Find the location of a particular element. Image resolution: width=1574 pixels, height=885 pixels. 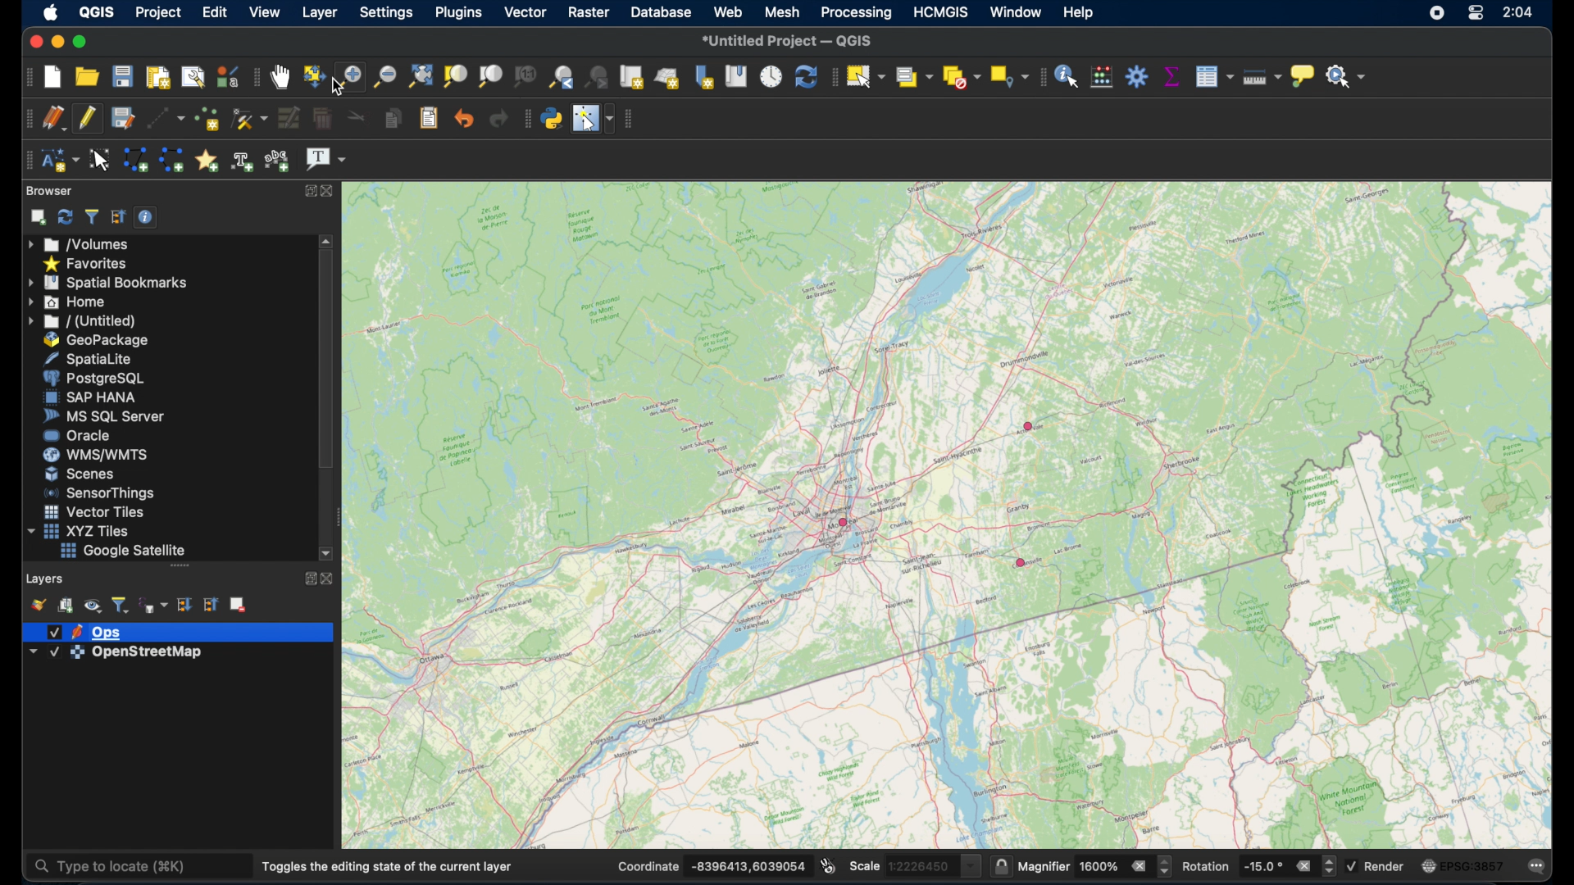

digitize with segment is located at coordinates (161, 119).